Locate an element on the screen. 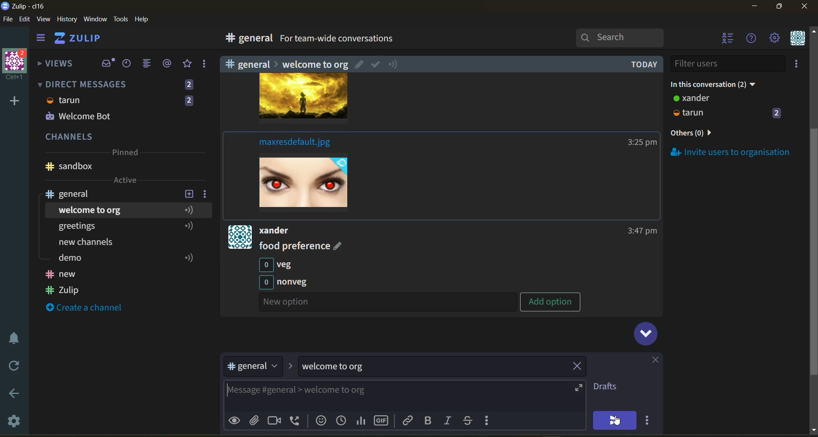  add new topic is located at coordinates (188, 193).